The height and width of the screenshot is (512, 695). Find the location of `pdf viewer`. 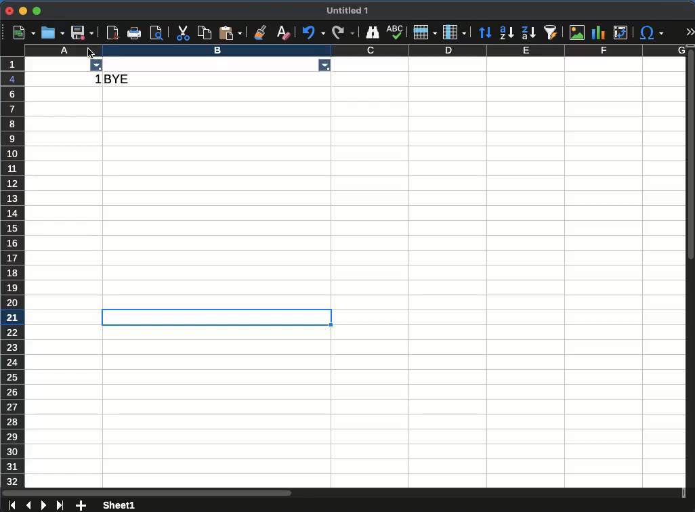

pdf viewer is located at coordinates (114, 33).